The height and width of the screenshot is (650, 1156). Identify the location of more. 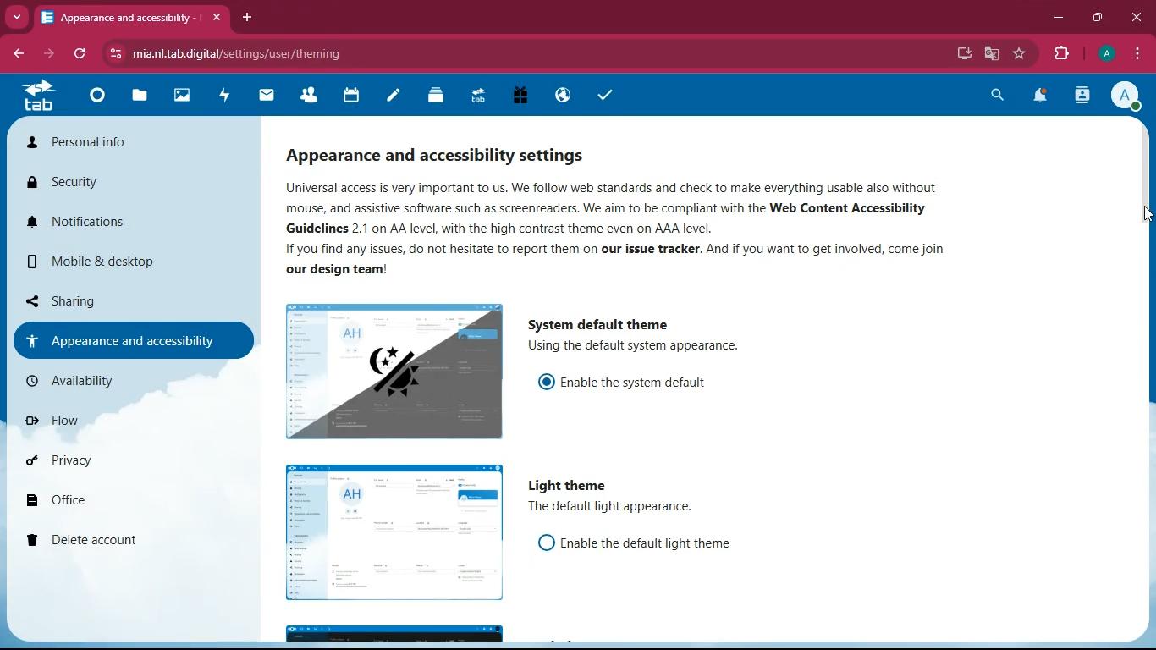
(16, 18).